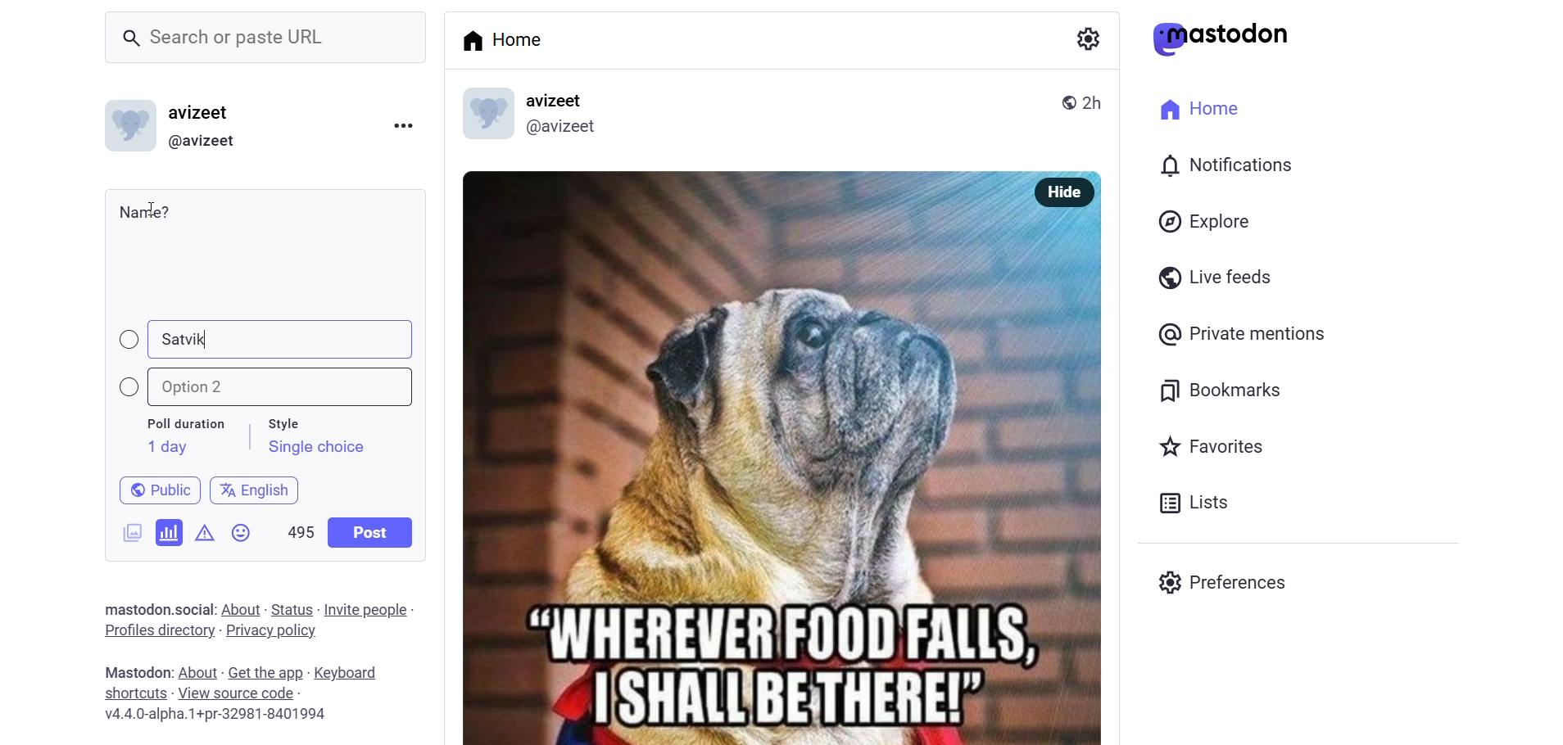 The width and height of the screenshot is (1563, 745). I want to click on duration, so click(186, 425).